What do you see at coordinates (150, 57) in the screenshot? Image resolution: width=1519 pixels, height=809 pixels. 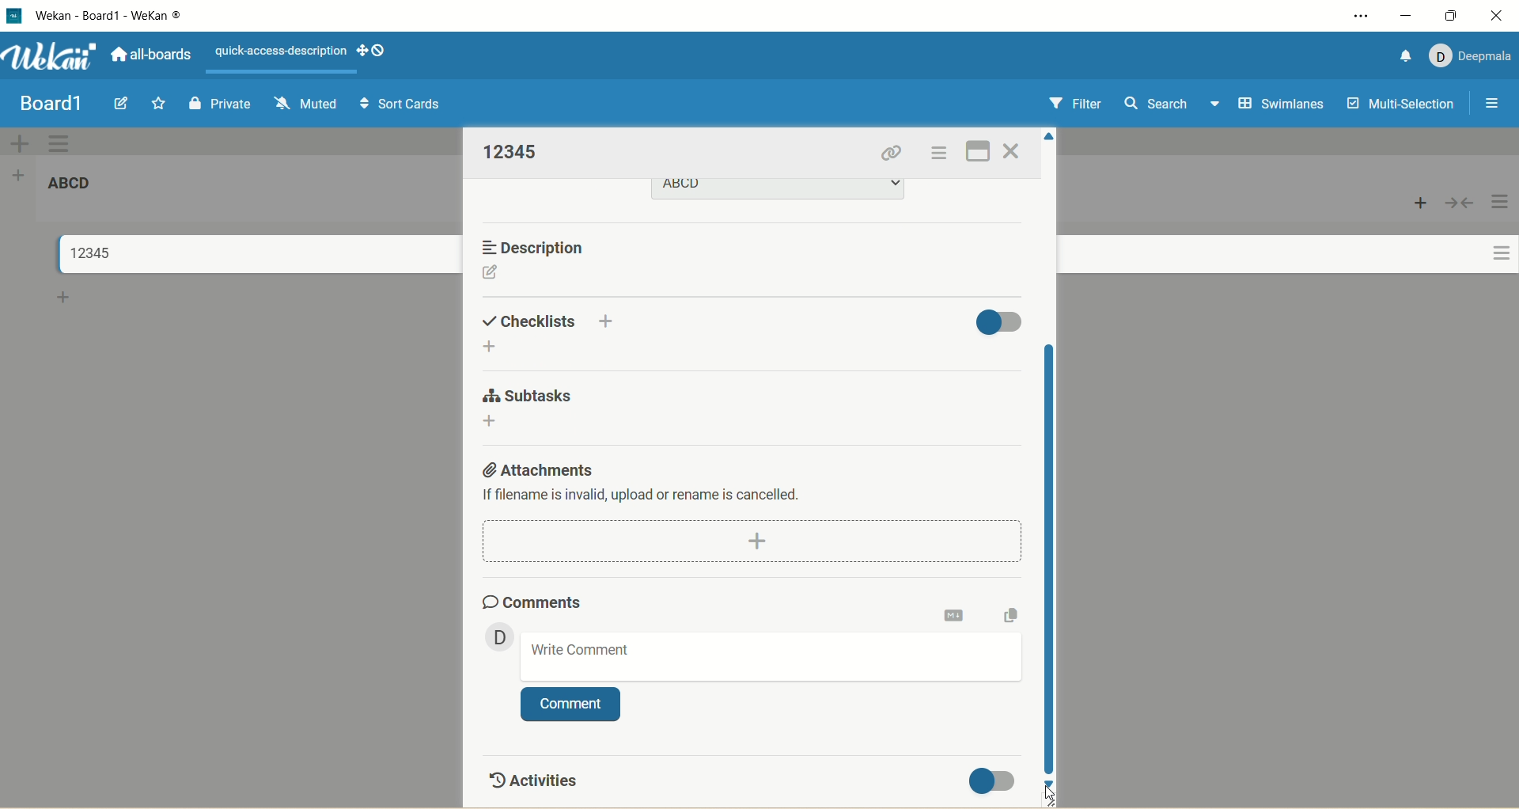 I see `all boards` at bounding box center [150, 57].